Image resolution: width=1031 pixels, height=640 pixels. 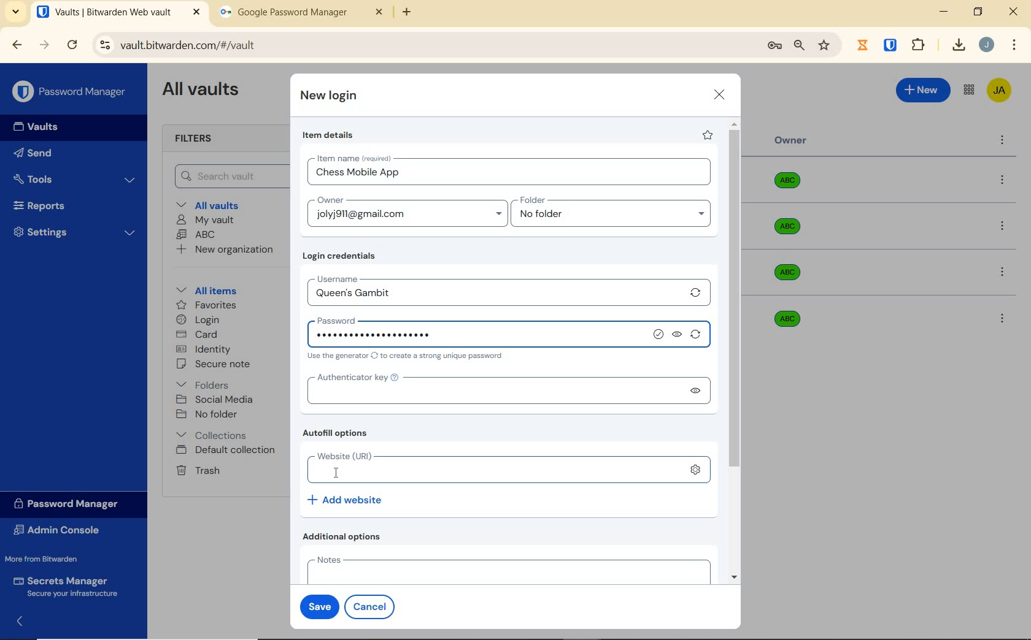 What do you see at coordinates (196, 470) in the screenshot?
I see `Trash` at bounding box center [196, 470].